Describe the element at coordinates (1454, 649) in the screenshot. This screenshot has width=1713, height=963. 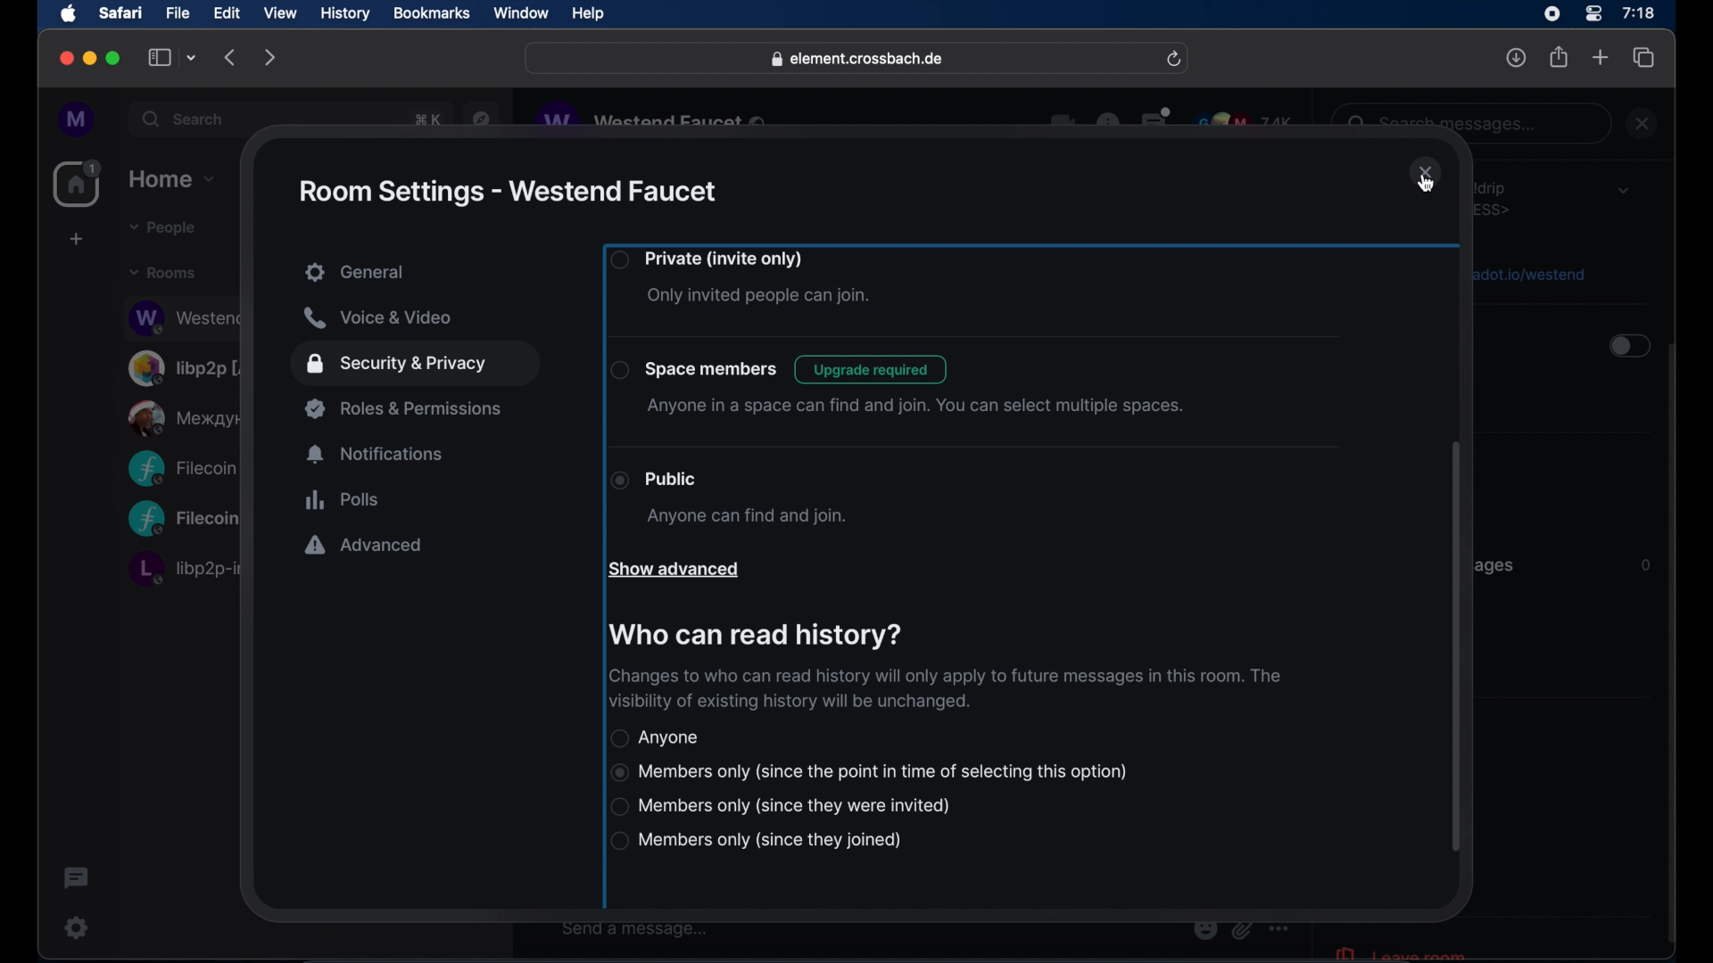
I see `scroll box` at that location.